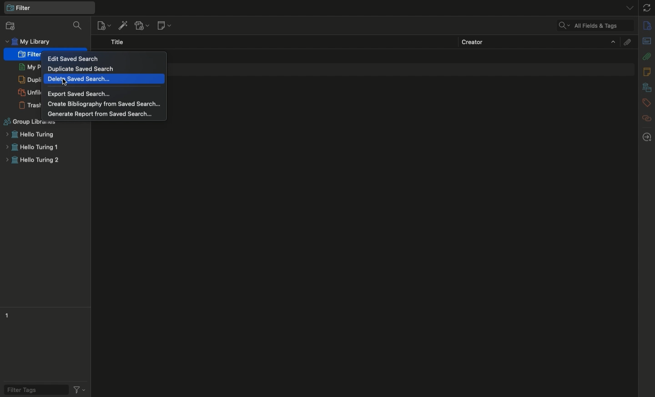  I want to click on Actions, so click(79, 389).